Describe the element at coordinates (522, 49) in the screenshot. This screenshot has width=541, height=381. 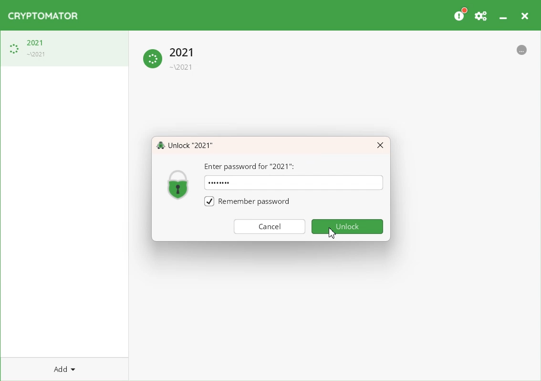
I see `More` at that location.